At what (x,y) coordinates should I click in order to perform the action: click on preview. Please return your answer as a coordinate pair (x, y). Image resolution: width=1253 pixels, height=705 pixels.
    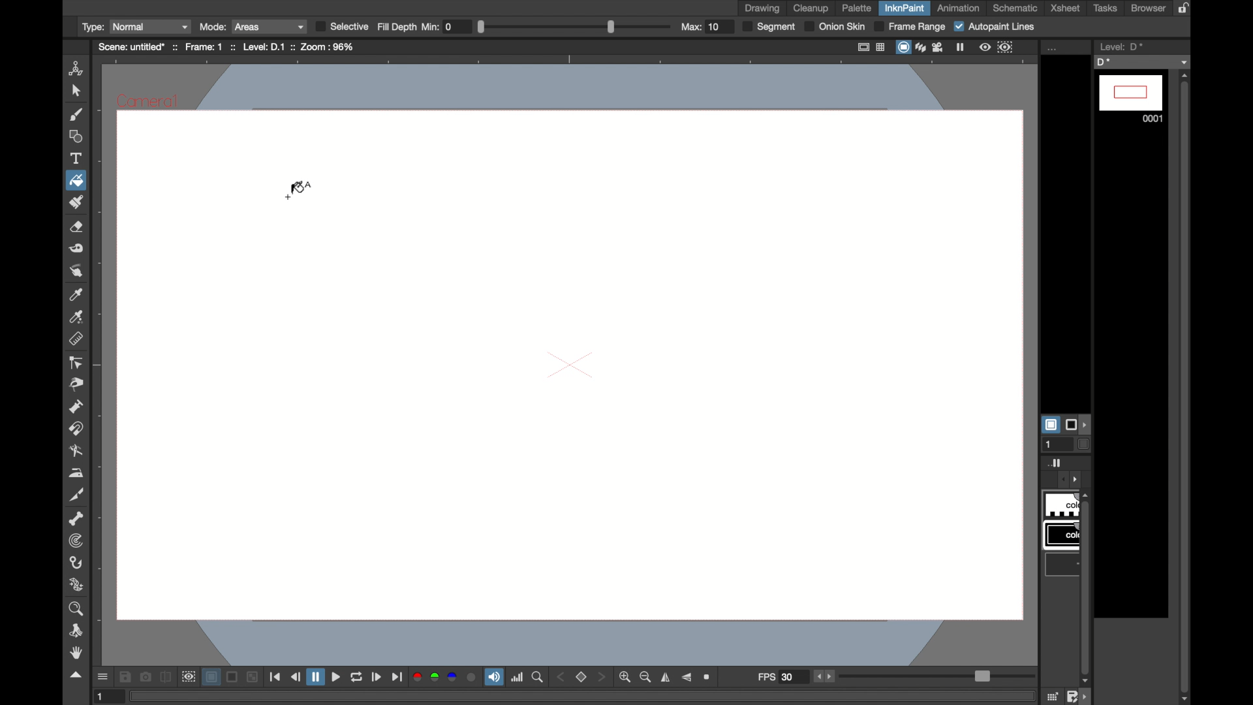
    Looking at the image, I should click on (189, 678).